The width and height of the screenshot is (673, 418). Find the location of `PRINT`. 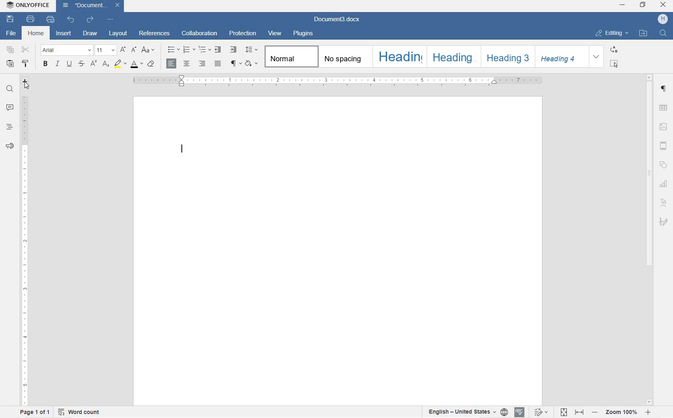

PRINT is located at coordinates (30, 19).